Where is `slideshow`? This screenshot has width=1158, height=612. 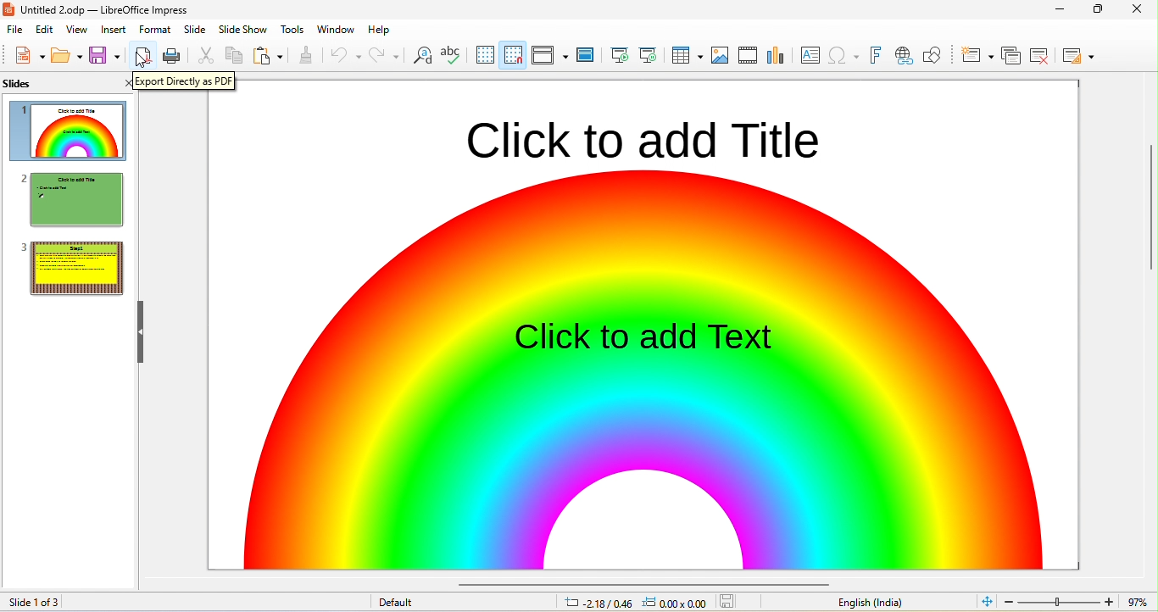 slideshow is located at coordinates (243, 30).